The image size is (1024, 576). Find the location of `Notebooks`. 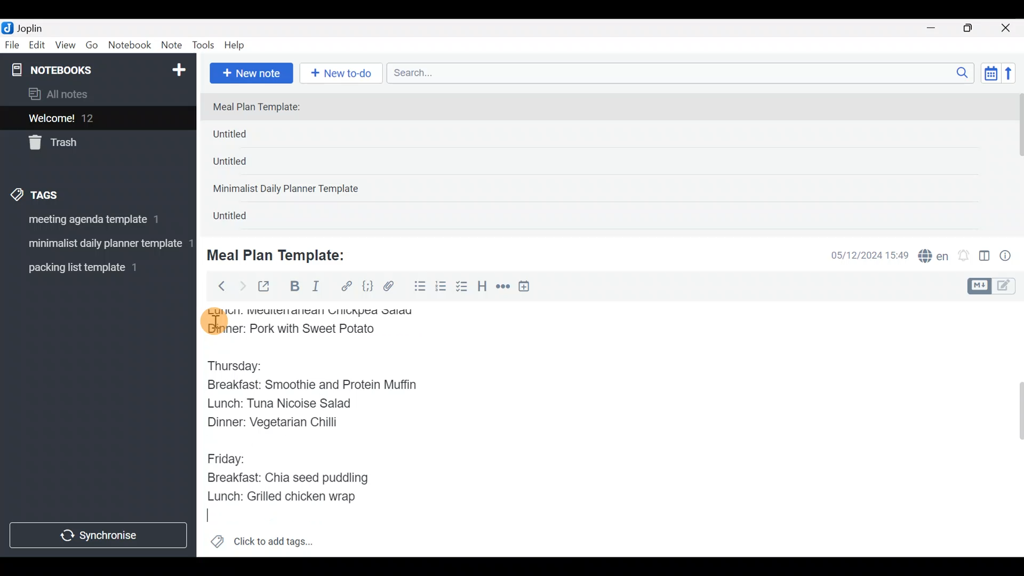

Notebooks is located at coordinates (75, 69).